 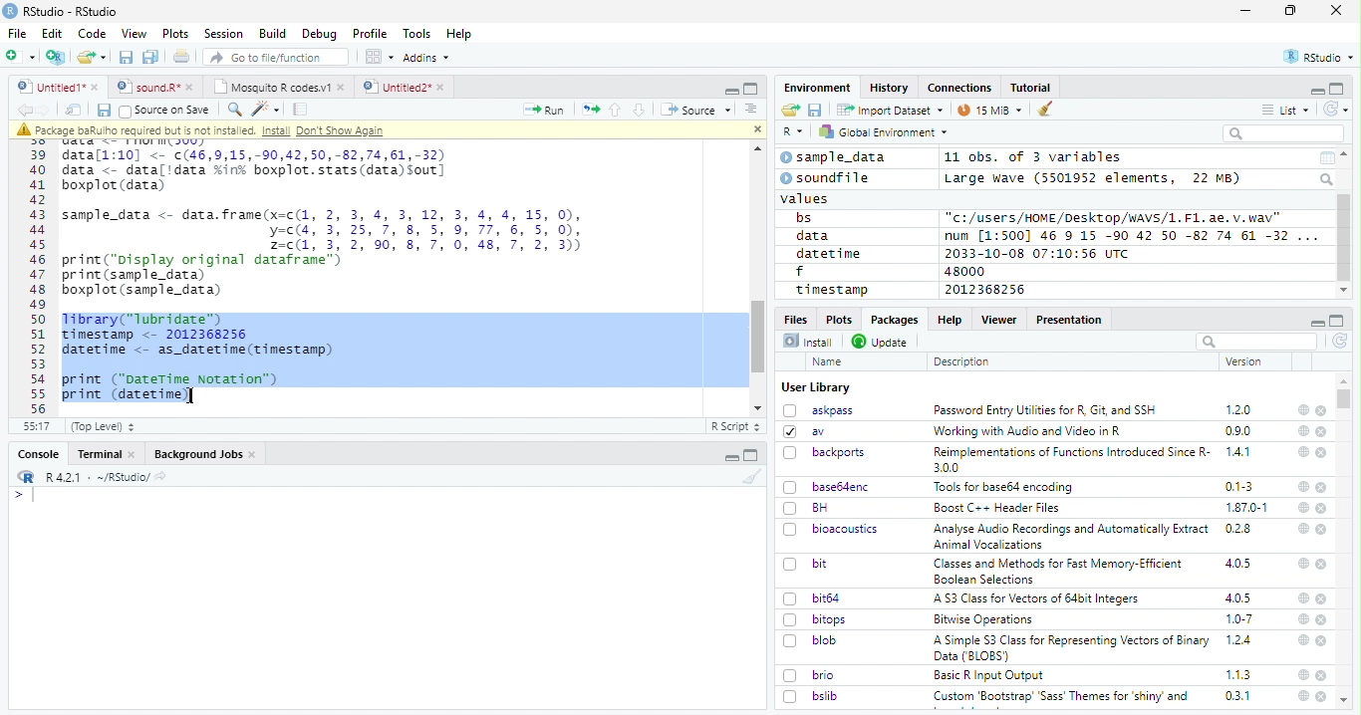 What do you see at coordinates (811, 695) in the screenshot?
I see `bslib` at bounding box center [811, 695].